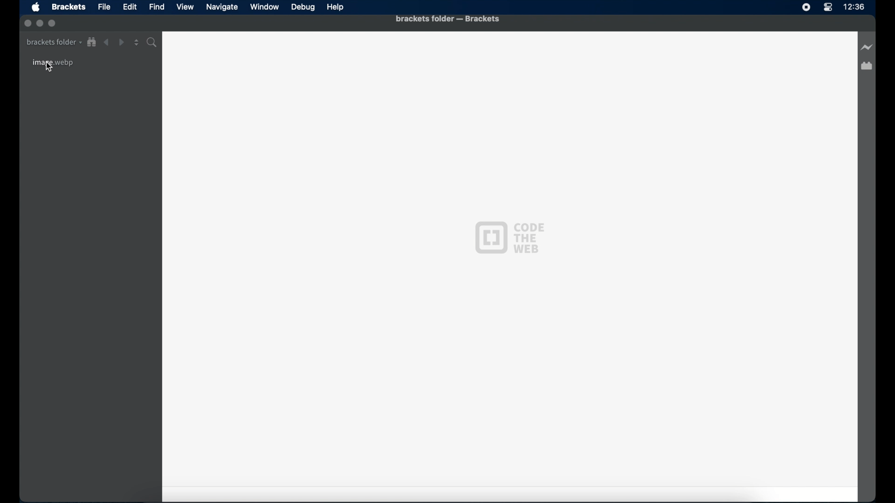 The width and height of the screenshot is (895, 503). I want to click on Window, so click(264, 8).